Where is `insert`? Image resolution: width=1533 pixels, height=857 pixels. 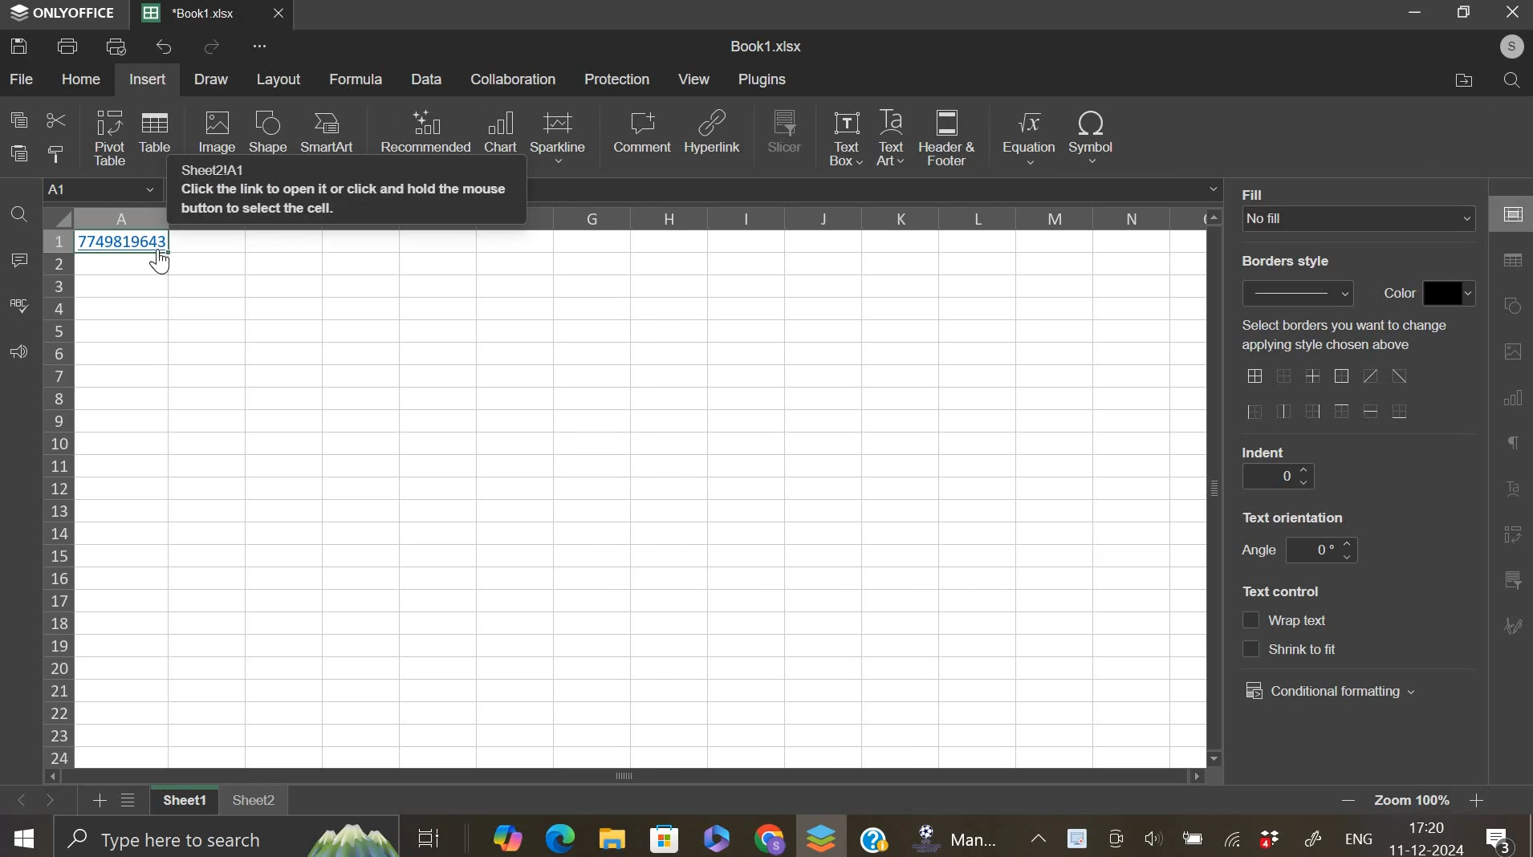 insert is located at coordinates (147, 79).